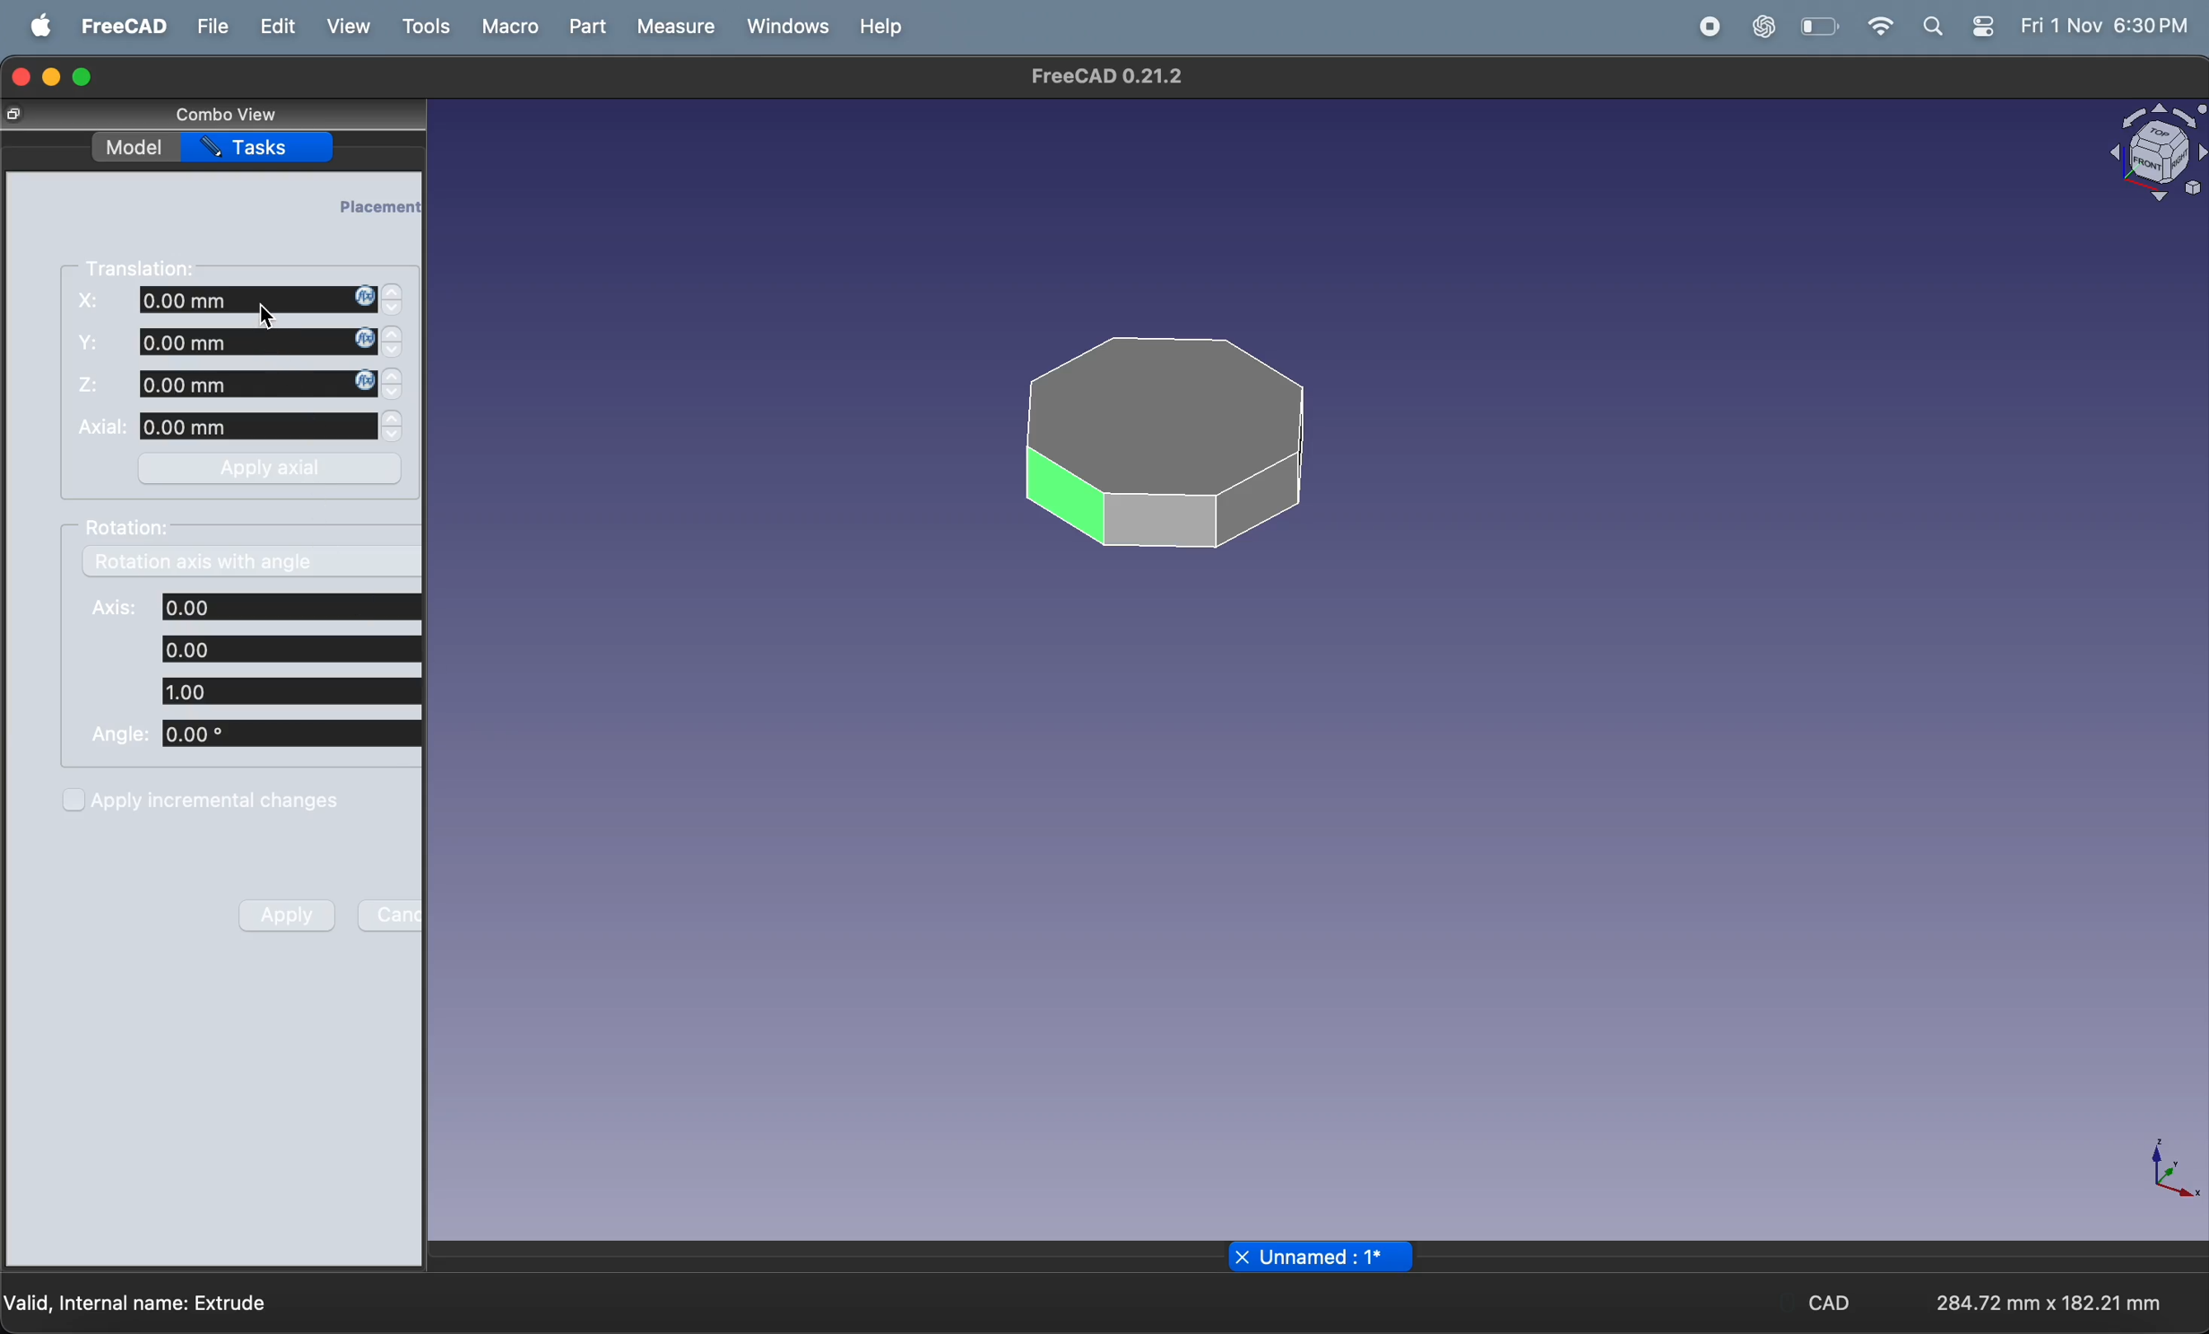  What do you see at coordinates (147, 266) in the screenshot?
I see `translation` at bounding box center [147, 266].